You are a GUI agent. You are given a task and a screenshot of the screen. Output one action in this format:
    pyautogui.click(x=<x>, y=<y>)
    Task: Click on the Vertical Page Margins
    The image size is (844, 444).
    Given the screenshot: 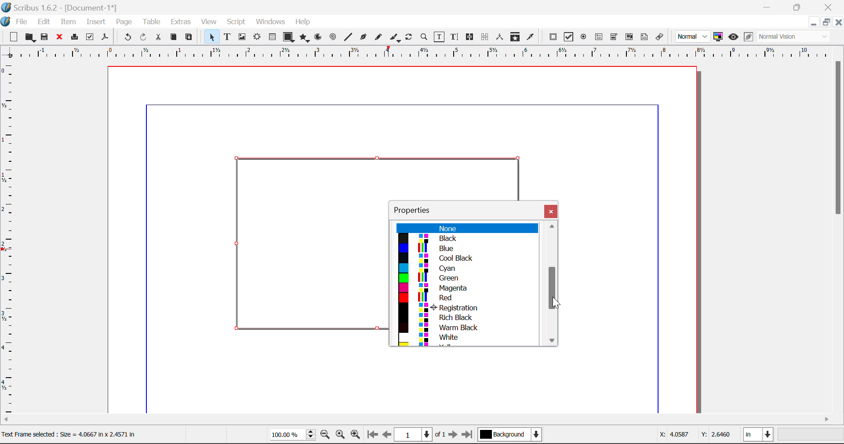 What is the action you would take?
    pyautogui.click(x=426, y=53)
    